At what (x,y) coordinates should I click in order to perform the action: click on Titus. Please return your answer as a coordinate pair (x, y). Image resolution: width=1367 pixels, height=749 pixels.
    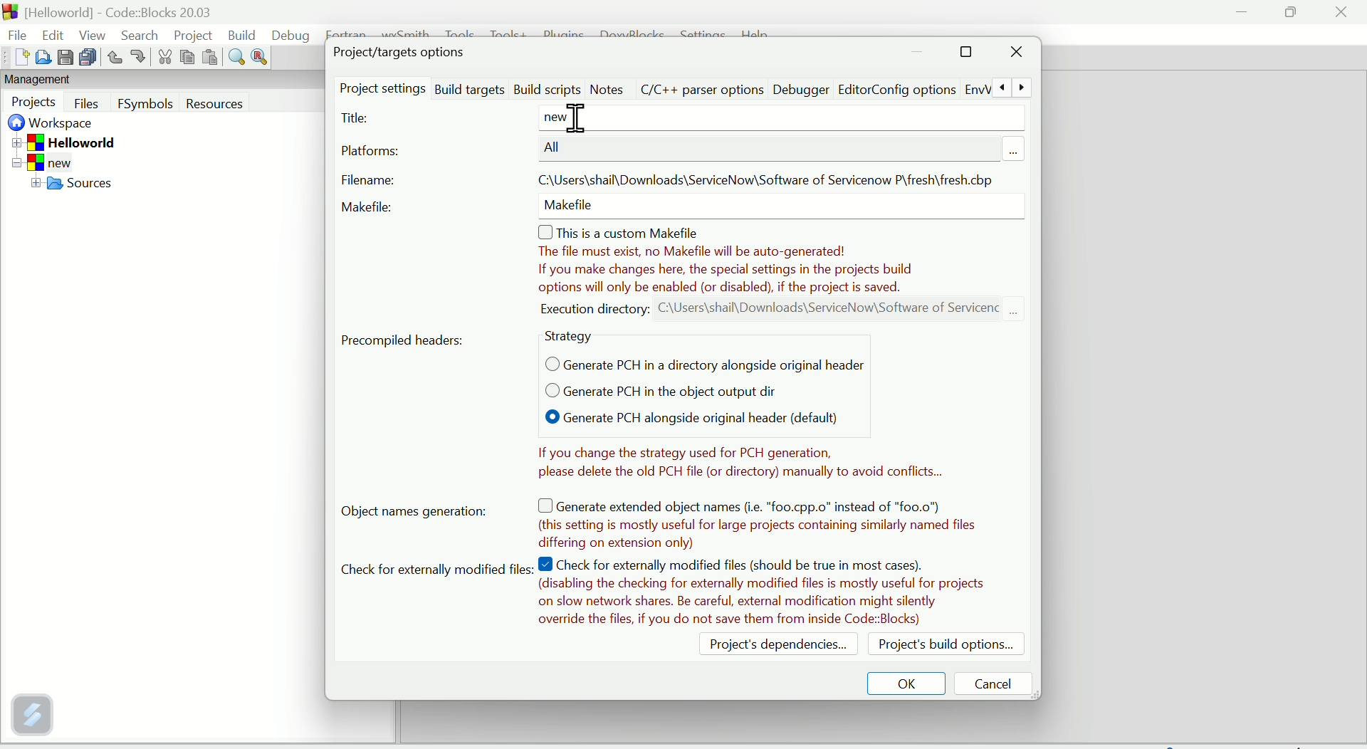
    Looking at the image, I should click on (357, 119).